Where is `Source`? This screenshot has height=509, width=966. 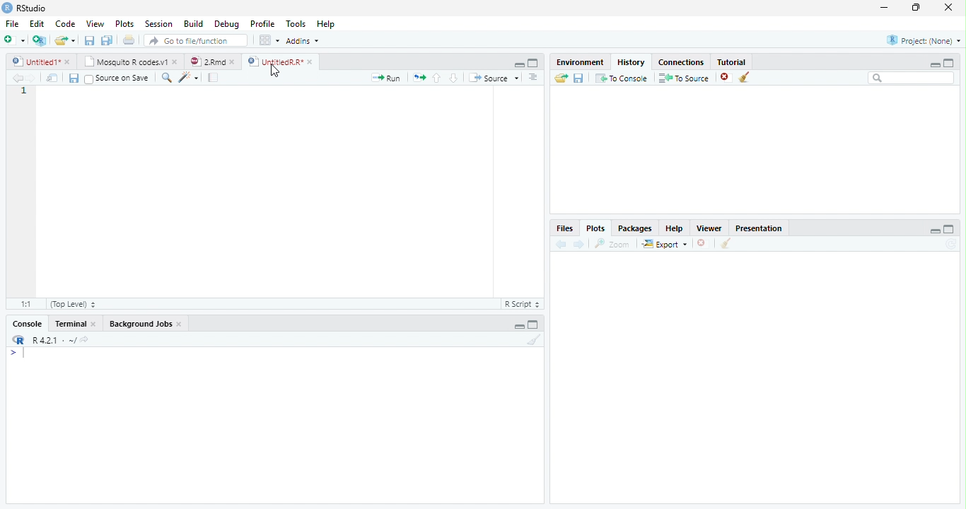 Source is located at coordinates (493, 78).